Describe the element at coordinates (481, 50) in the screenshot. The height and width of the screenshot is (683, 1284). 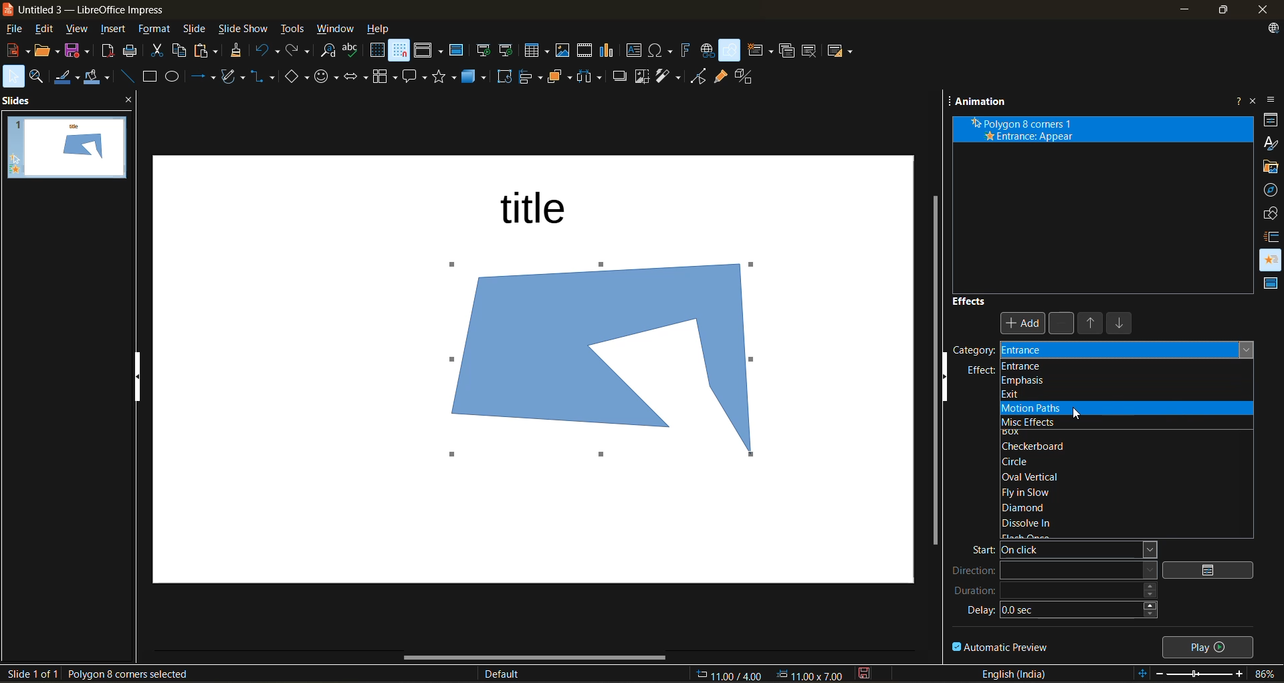
I see `start from first slide` at that location.